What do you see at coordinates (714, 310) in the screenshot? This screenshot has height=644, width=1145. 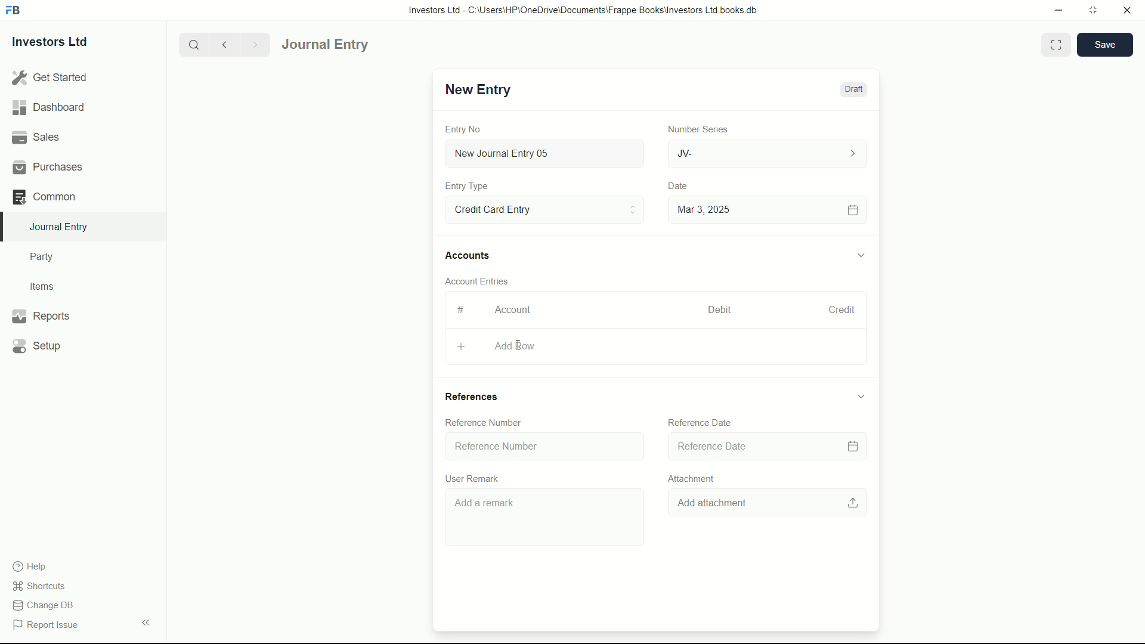 I see `Debit` at bounding box center [714, 310].